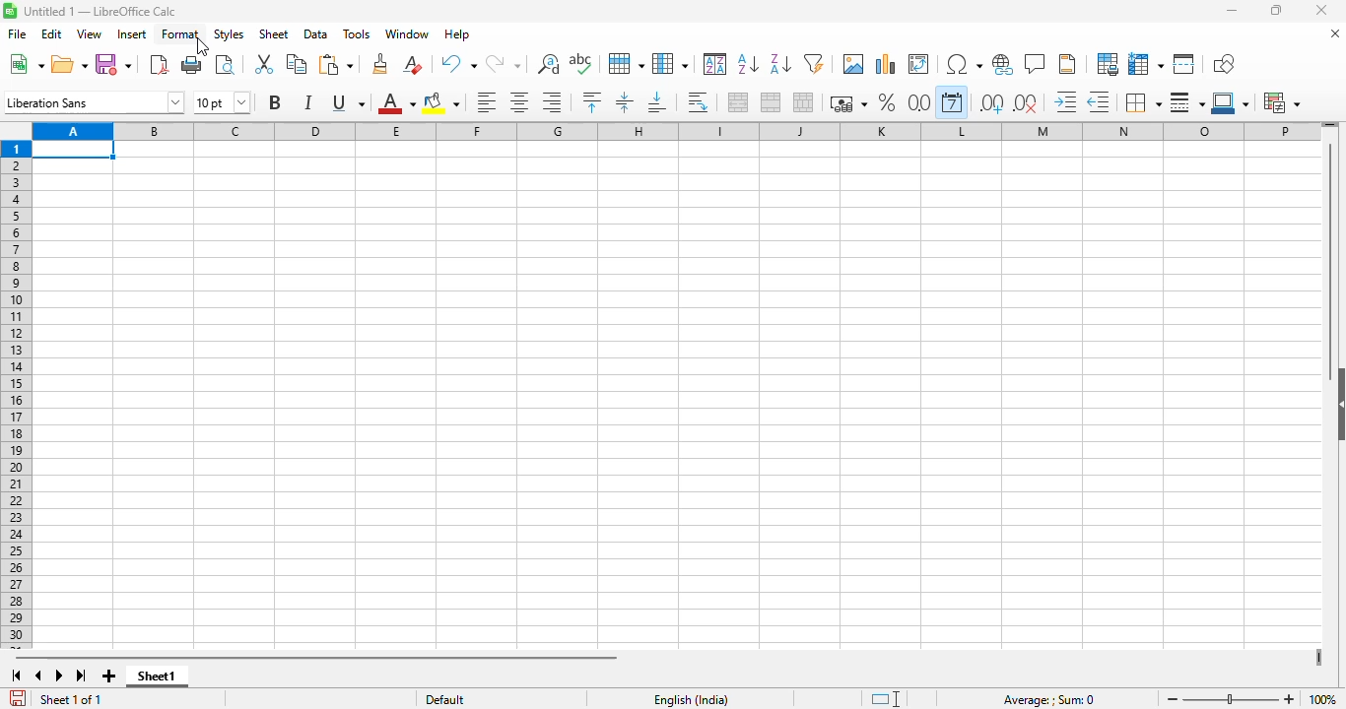 This screenshot has height=709, width=1346. I want to click on scroll to last sheet, so click(82, 676).